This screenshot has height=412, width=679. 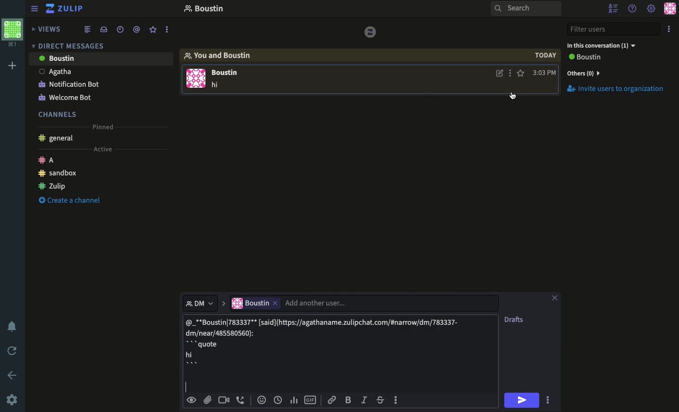 What do you see at coordinates (106, 149) in the screenshot?
I see `Active` at bounding box center [106, 149].